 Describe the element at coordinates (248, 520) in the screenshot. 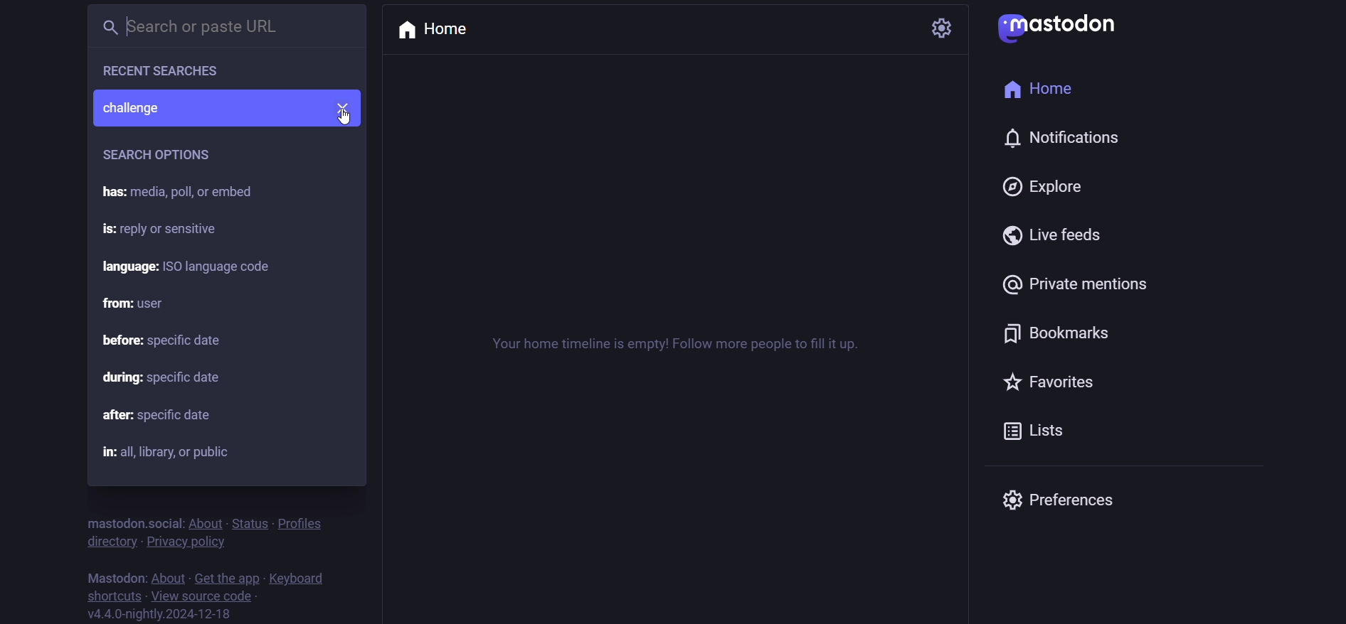

I see `status` at that location.